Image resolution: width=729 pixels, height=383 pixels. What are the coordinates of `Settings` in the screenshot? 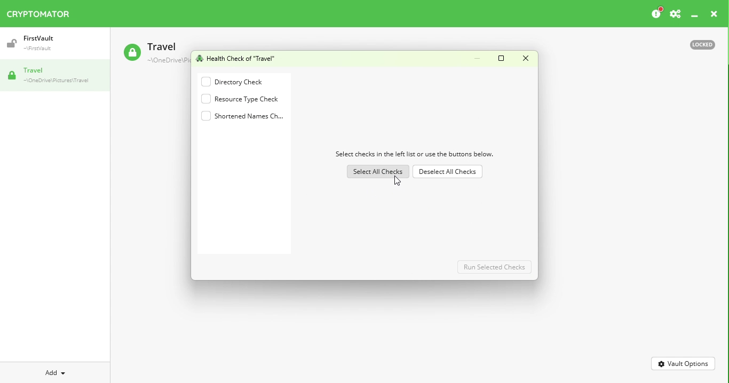 It's located at (676, 14).